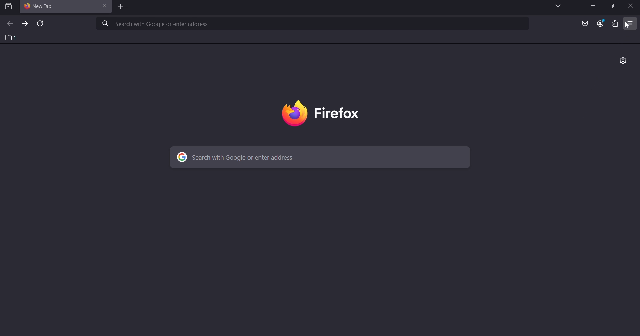  What do you see at coordinates (629, 27) in the screenshot?
I see `cursor` at bounding box center [629, 27].